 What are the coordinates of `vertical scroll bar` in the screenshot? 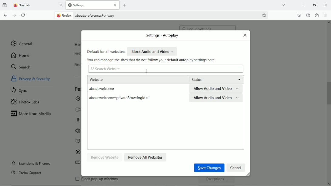 It's located at (329, 92).